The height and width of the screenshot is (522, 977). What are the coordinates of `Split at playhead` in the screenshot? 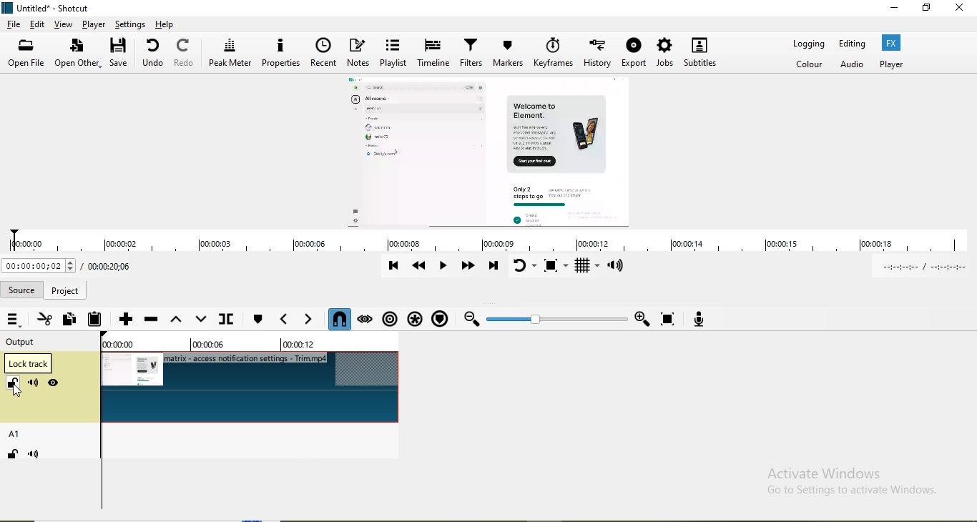 It's located at (229, 316).